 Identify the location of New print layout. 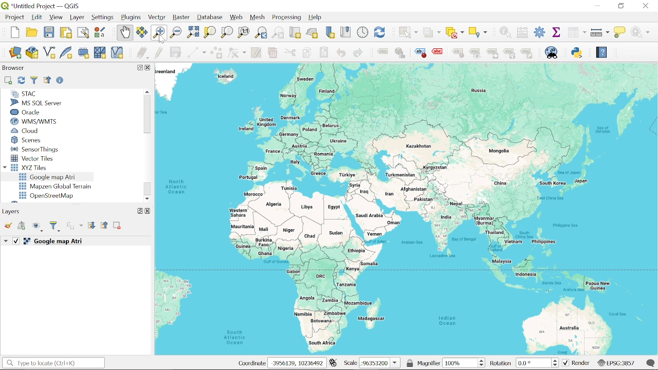
(65, 33).